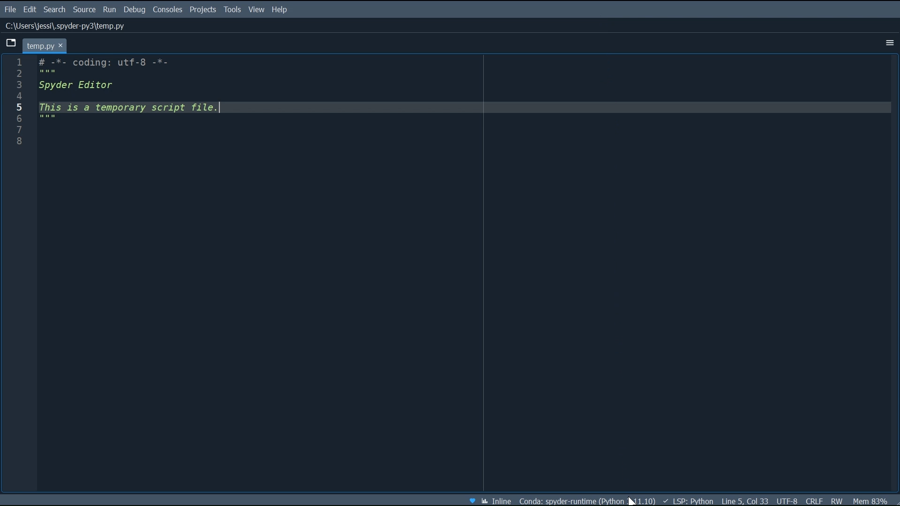 The image size is (900, 506). I want to click on Search, so click(55, 9).